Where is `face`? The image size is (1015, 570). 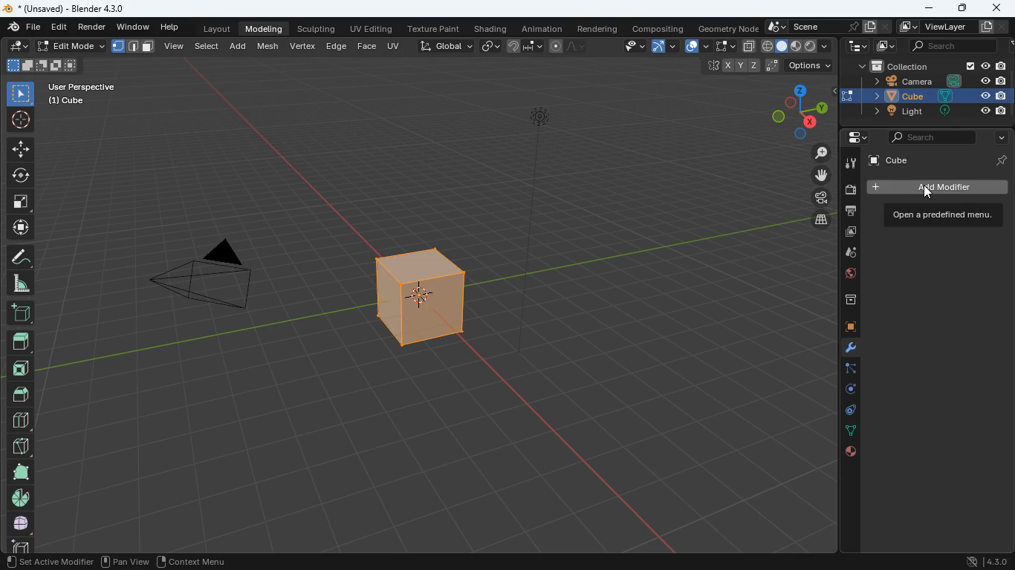
face is located at coordinates (366, 47).